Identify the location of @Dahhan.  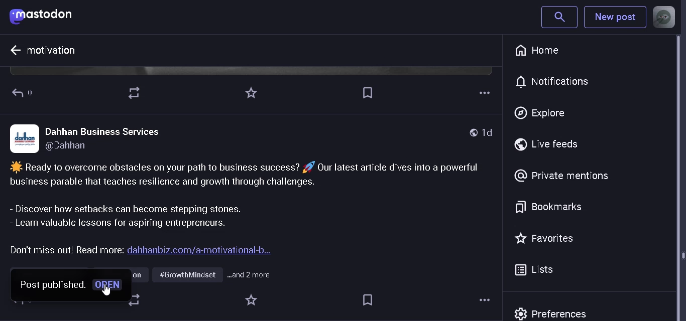
(75, 147).